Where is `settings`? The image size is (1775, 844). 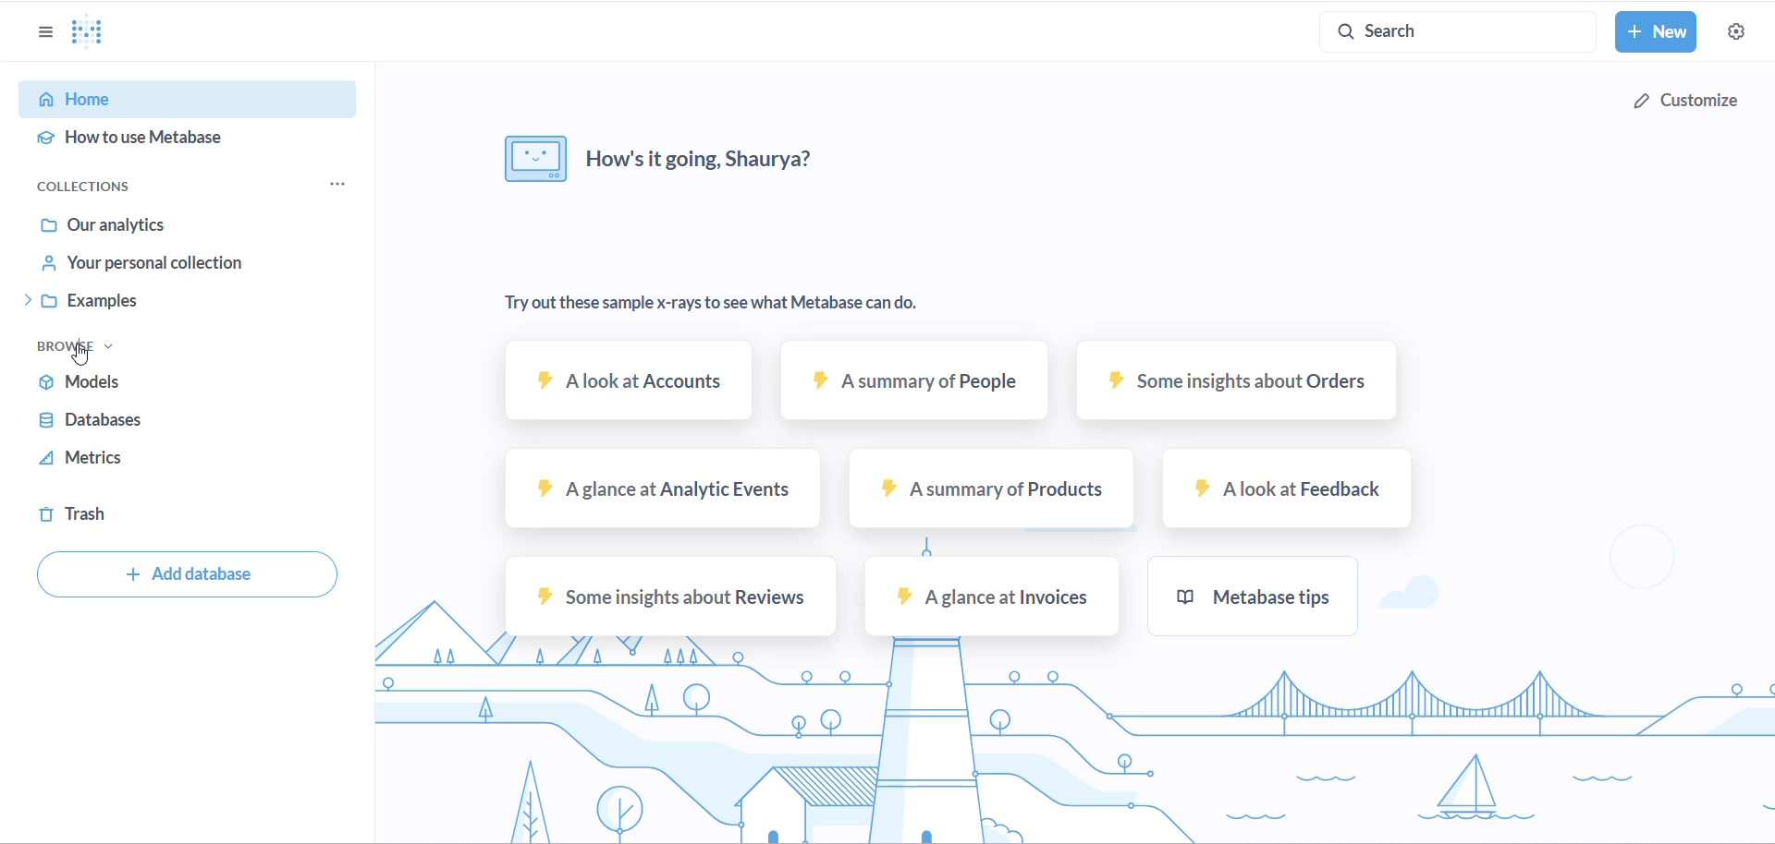
settings is located at coordinates (1732, 32).